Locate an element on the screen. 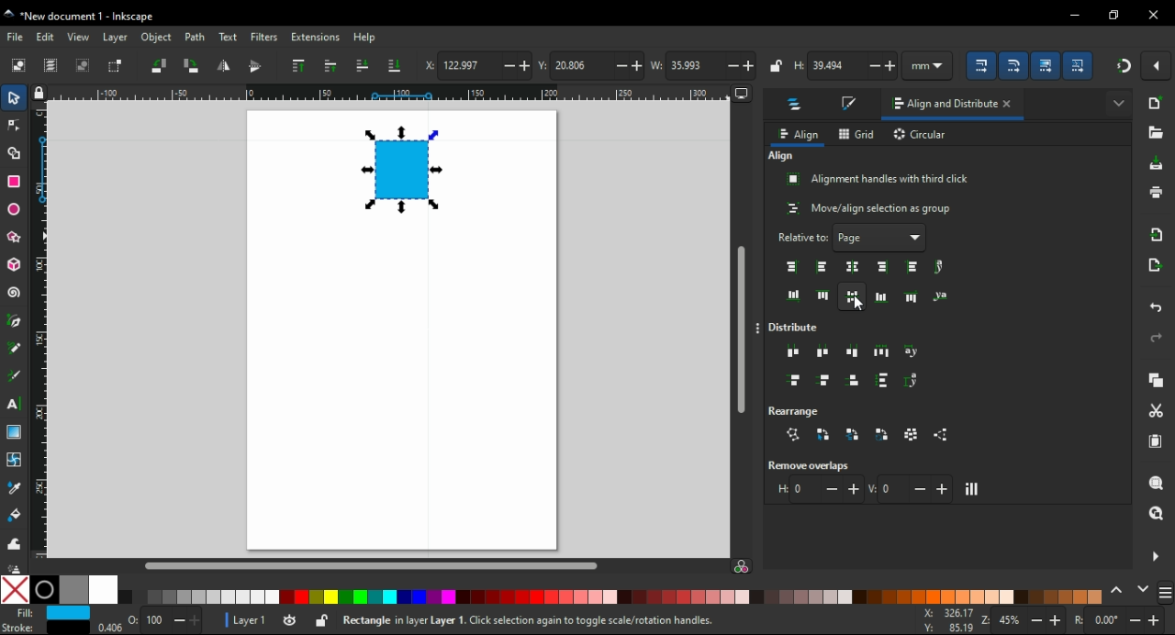 The height and width of the screenshot is (635, 1175). vertical ruler is located at coordinates (44, 329).